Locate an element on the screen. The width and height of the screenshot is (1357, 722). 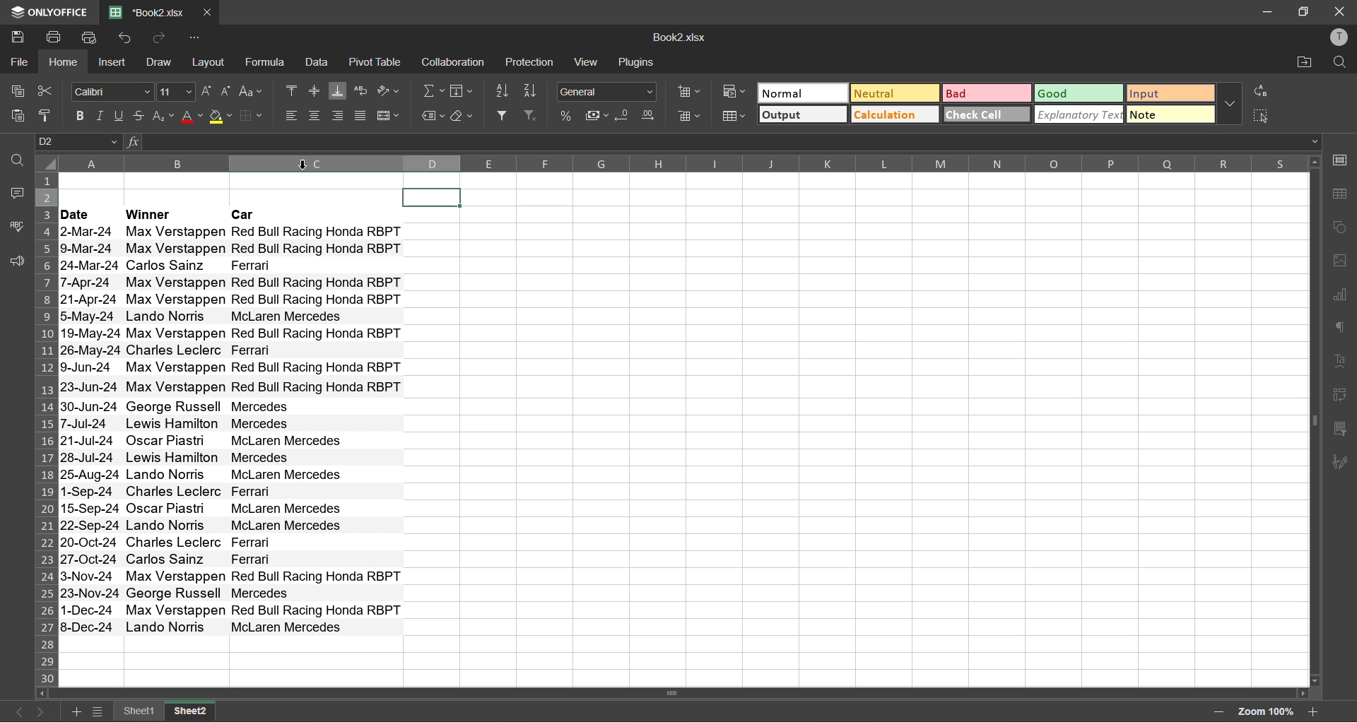
open location is located at coordinates (1300, 64).